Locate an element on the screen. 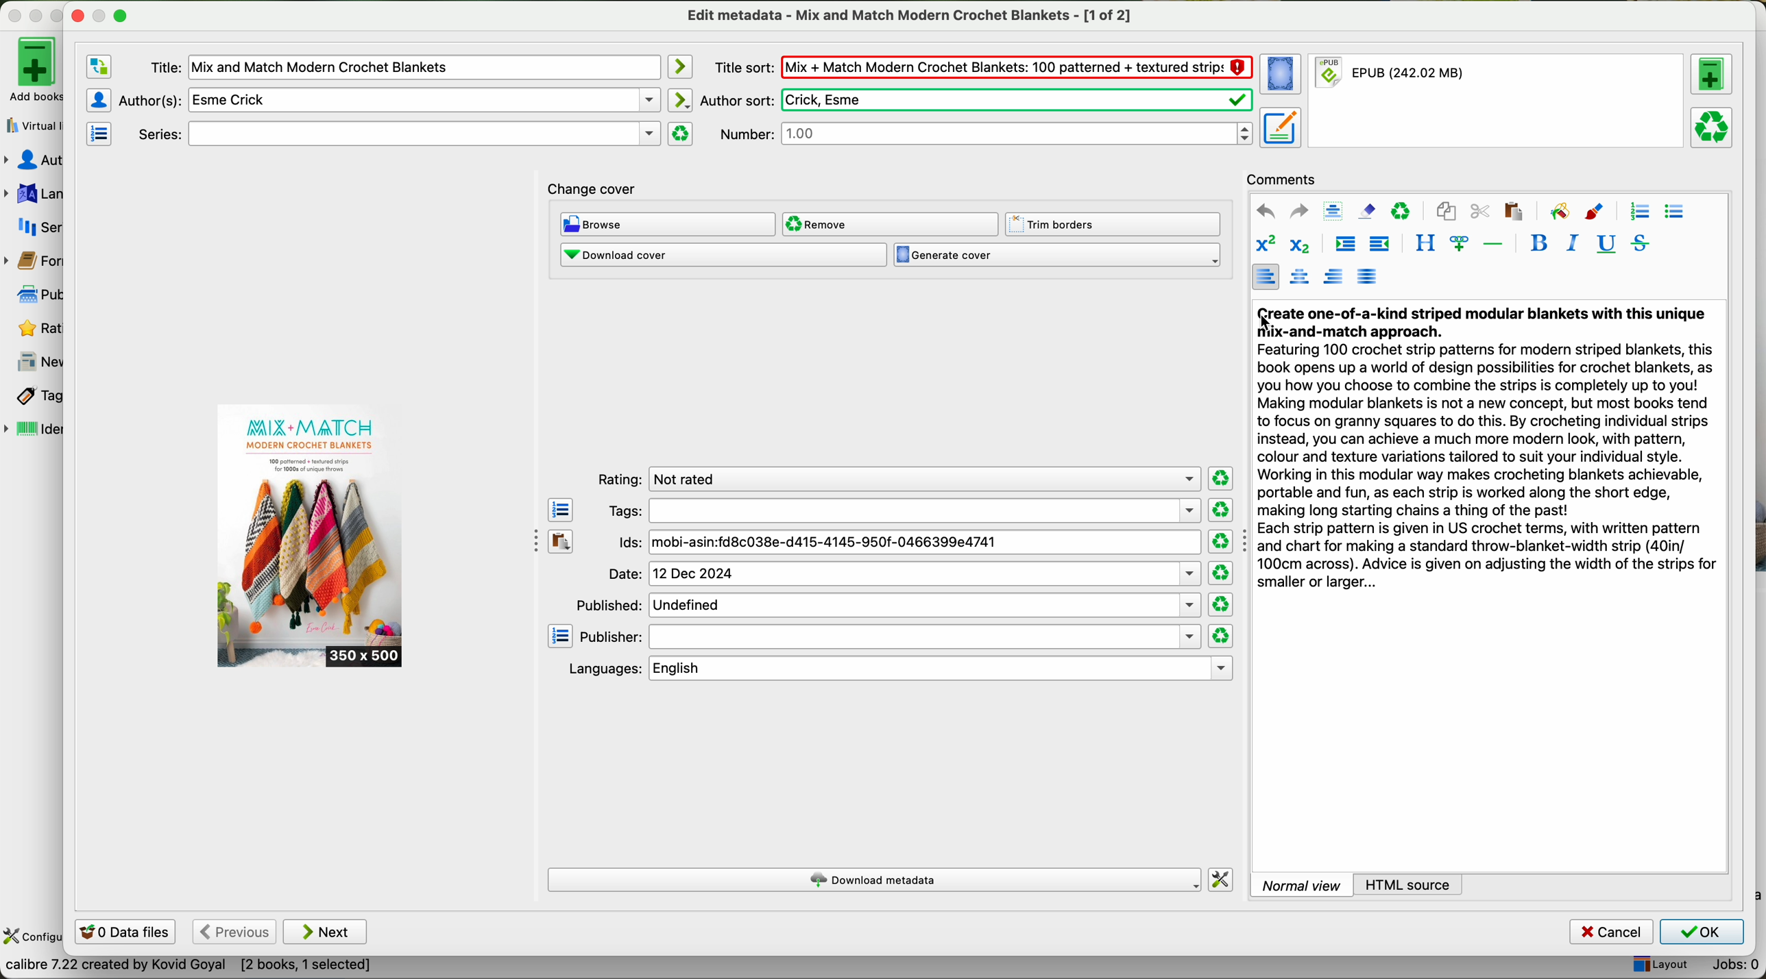 The width and height of the screenshot is (1766, 979). clear rating is located at coordinates (1222, 605).